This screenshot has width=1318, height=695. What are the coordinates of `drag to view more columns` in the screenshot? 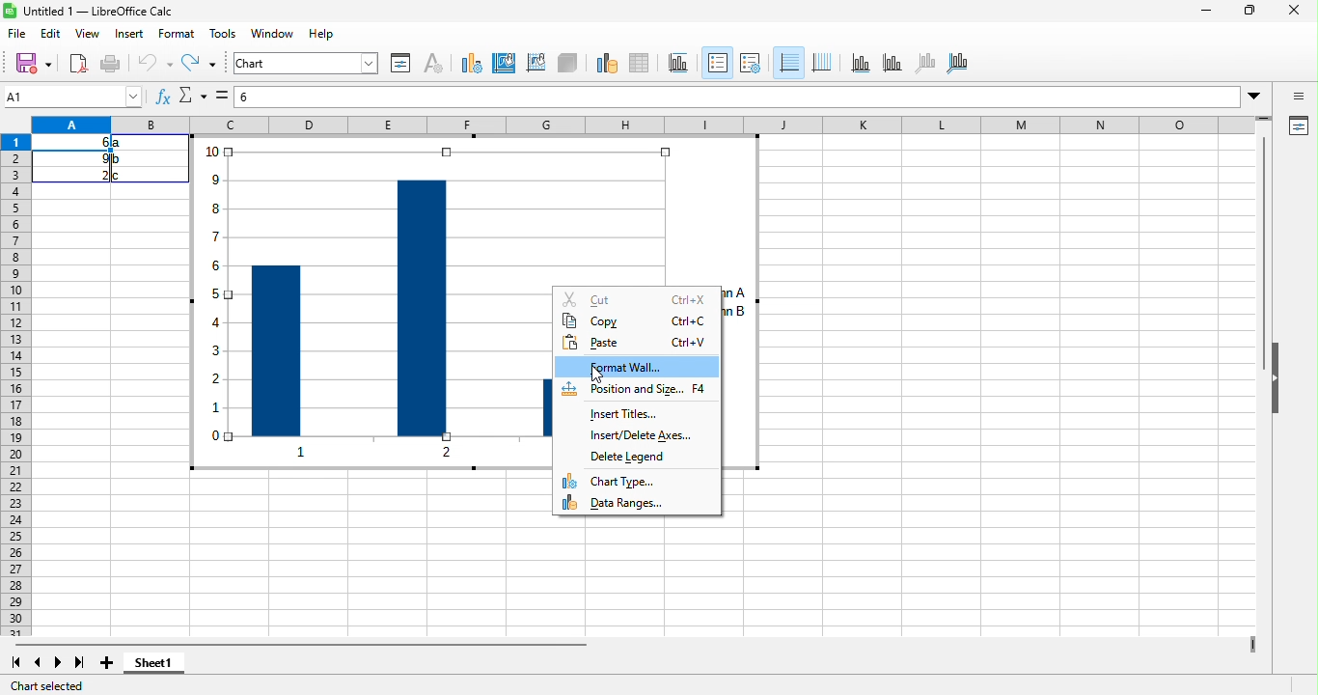 It's located at (1248, 640).